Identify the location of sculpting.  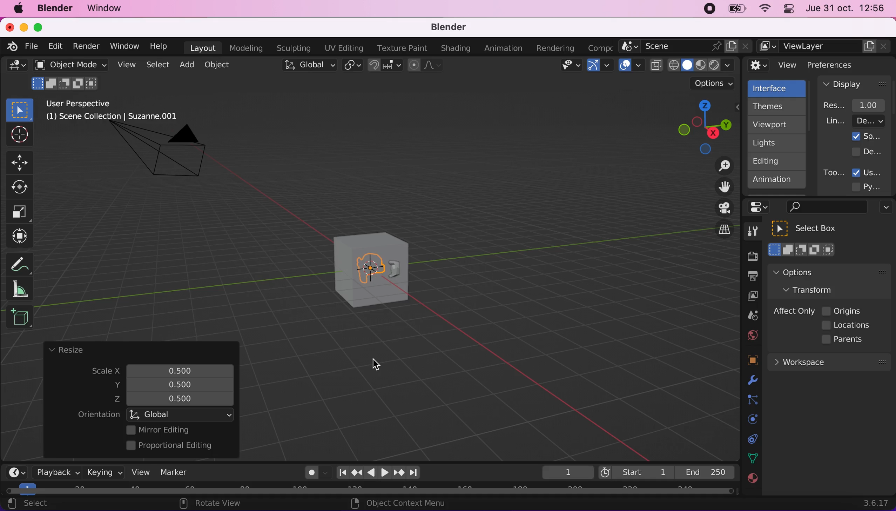
(292, 48).